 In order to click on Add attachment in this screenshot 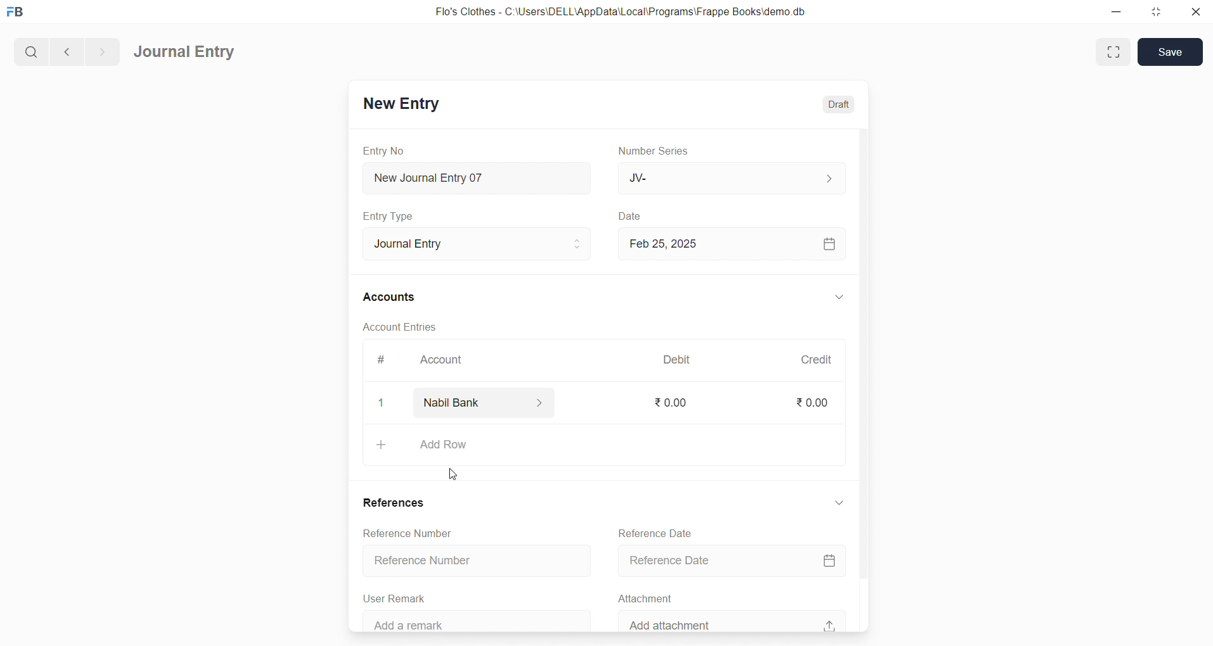, I will do `click(732, 620)`.